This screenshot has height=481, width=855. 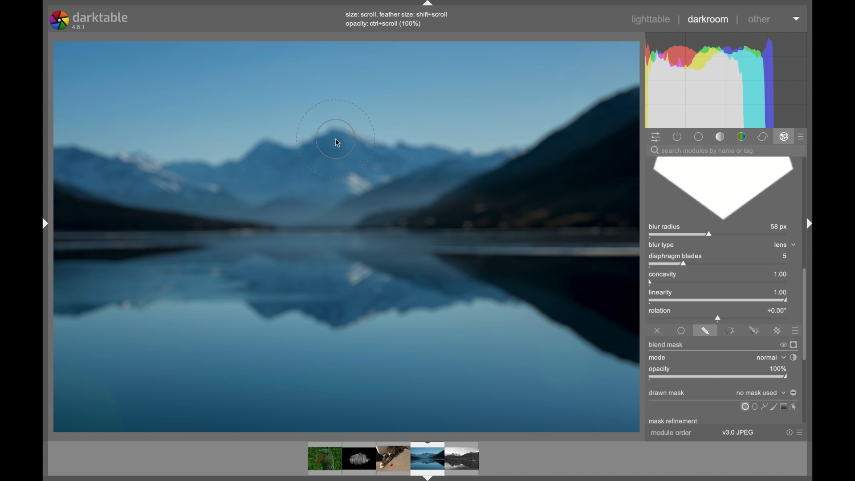 I want to click on base, so click(x=699, y=136).